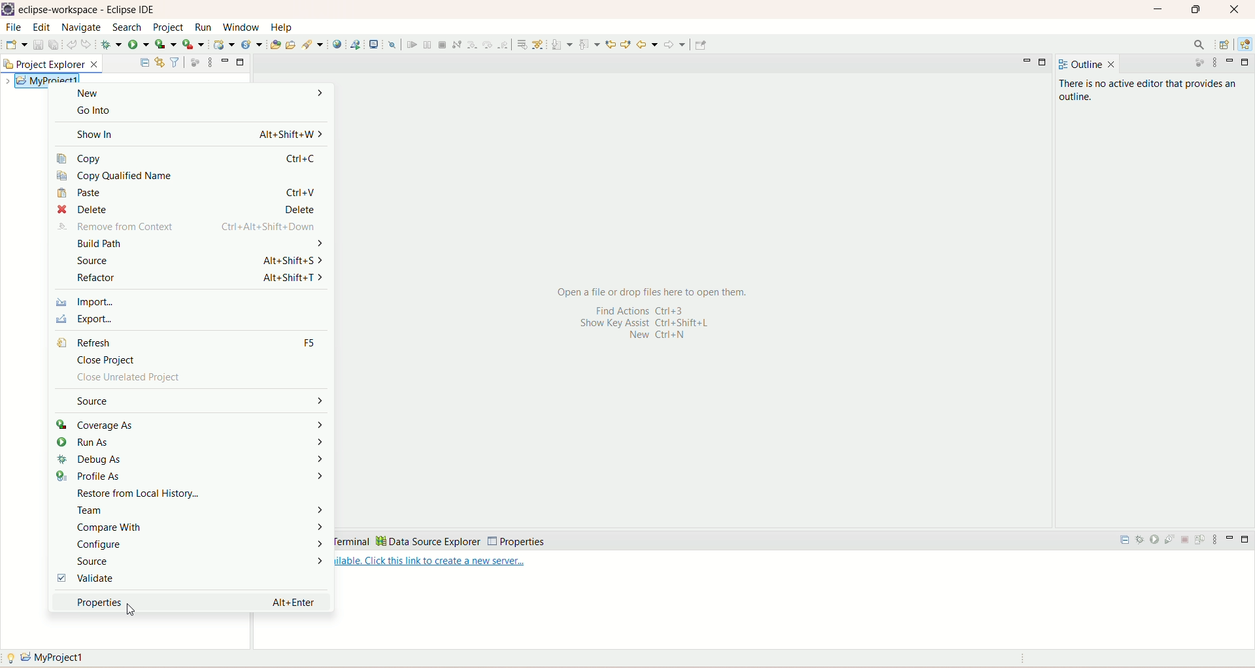  I want to click on refactor, so click(192, 278).